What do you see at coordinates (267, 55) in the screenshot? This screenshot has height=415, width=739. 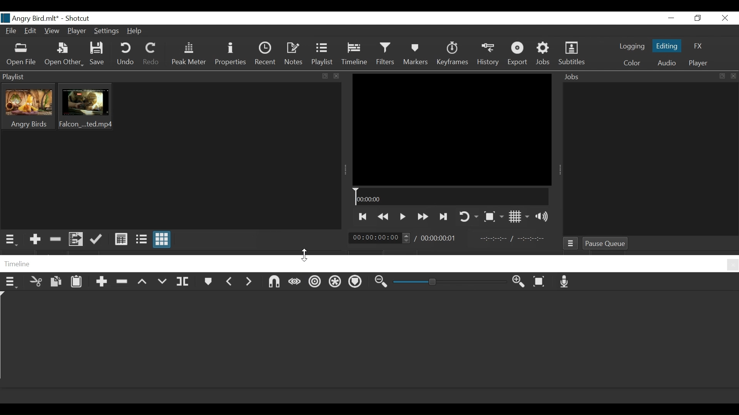 I see `Recent` at bounding box center [267, 55].